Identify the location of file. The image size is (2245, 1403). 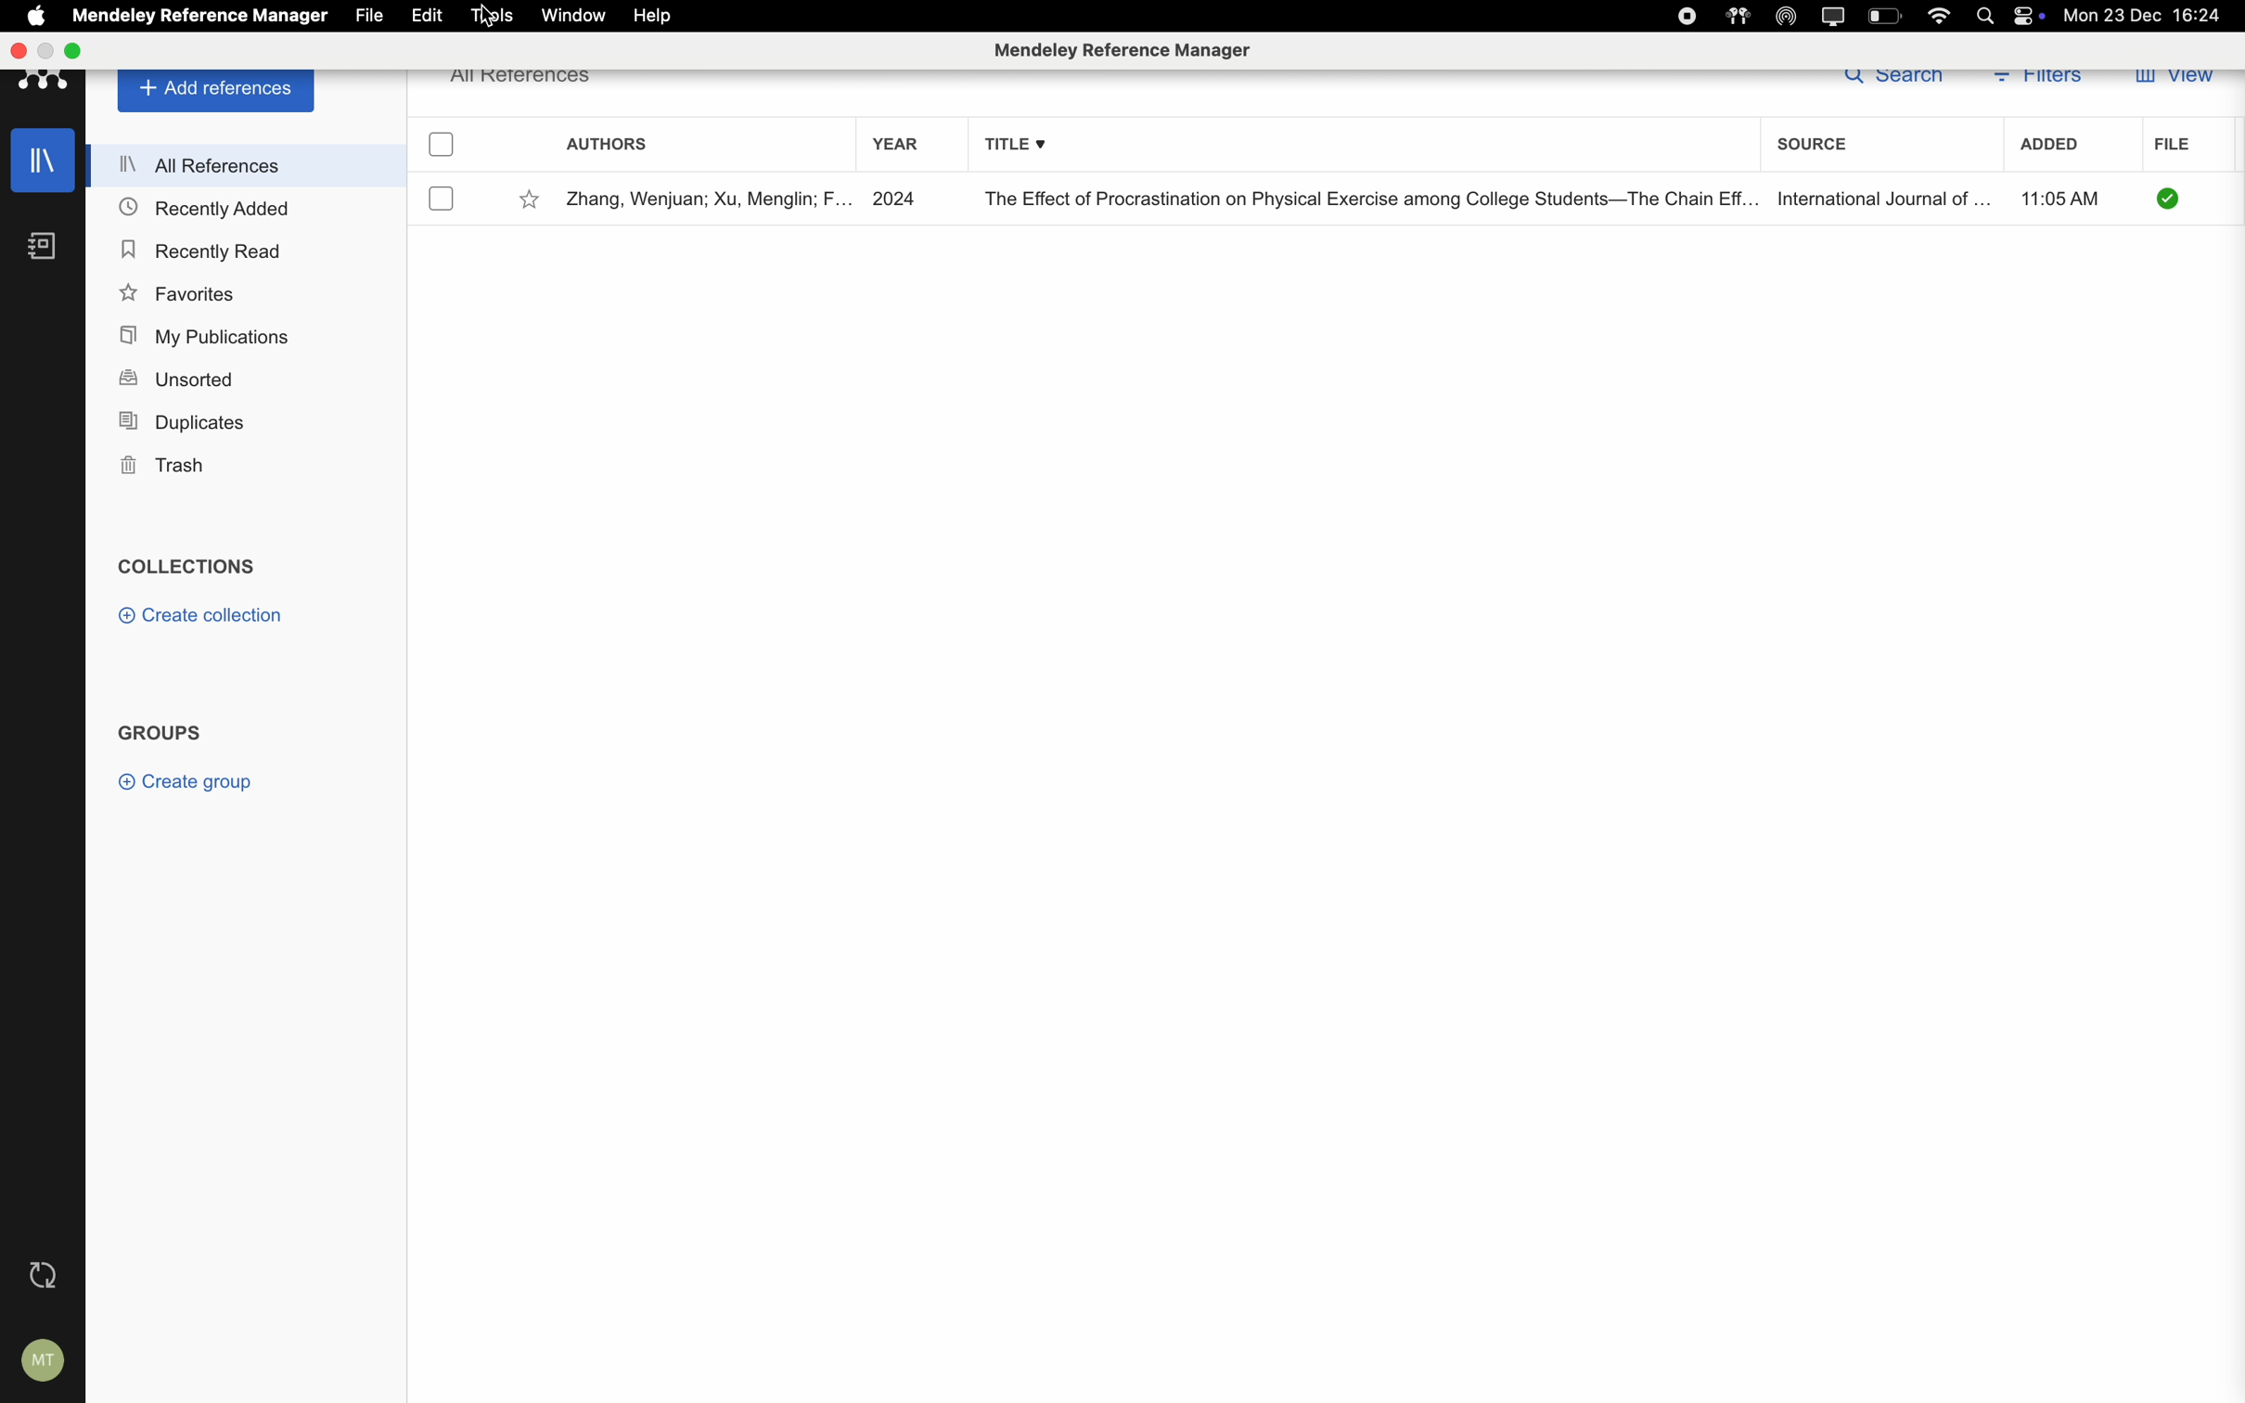
(2174, 142).